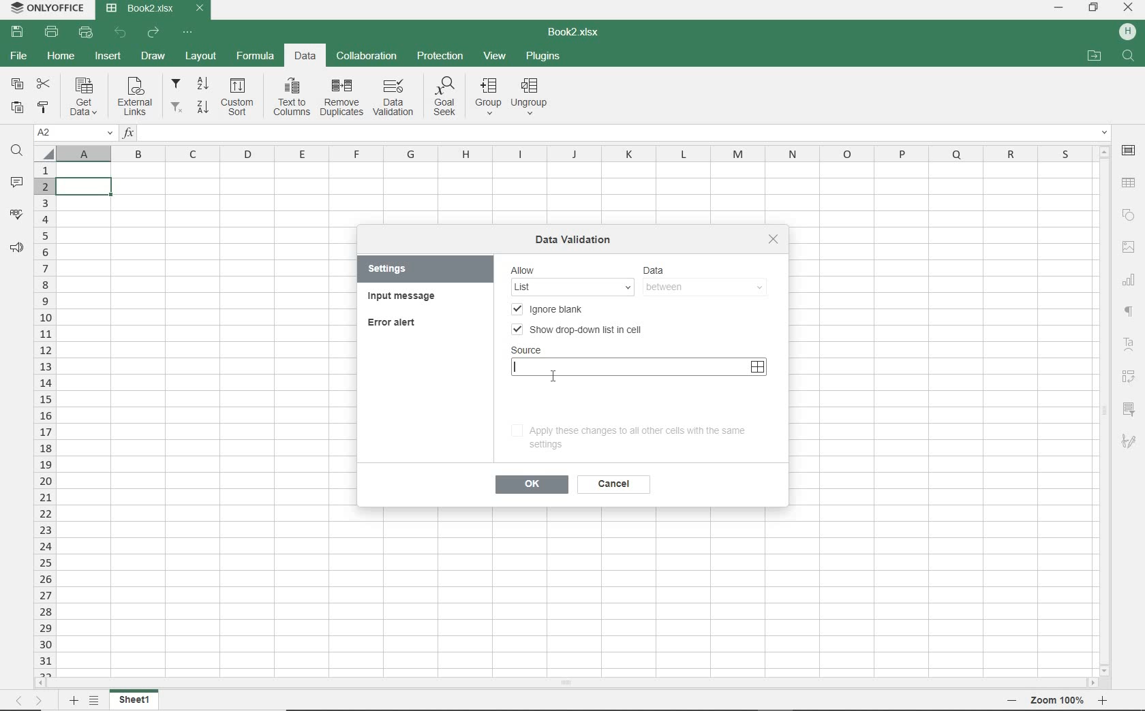 The height and width of the screenshot is (711, 1145). Describe the element at coordinates (302, 57) in the screenshot. I see `DATA` at that location.